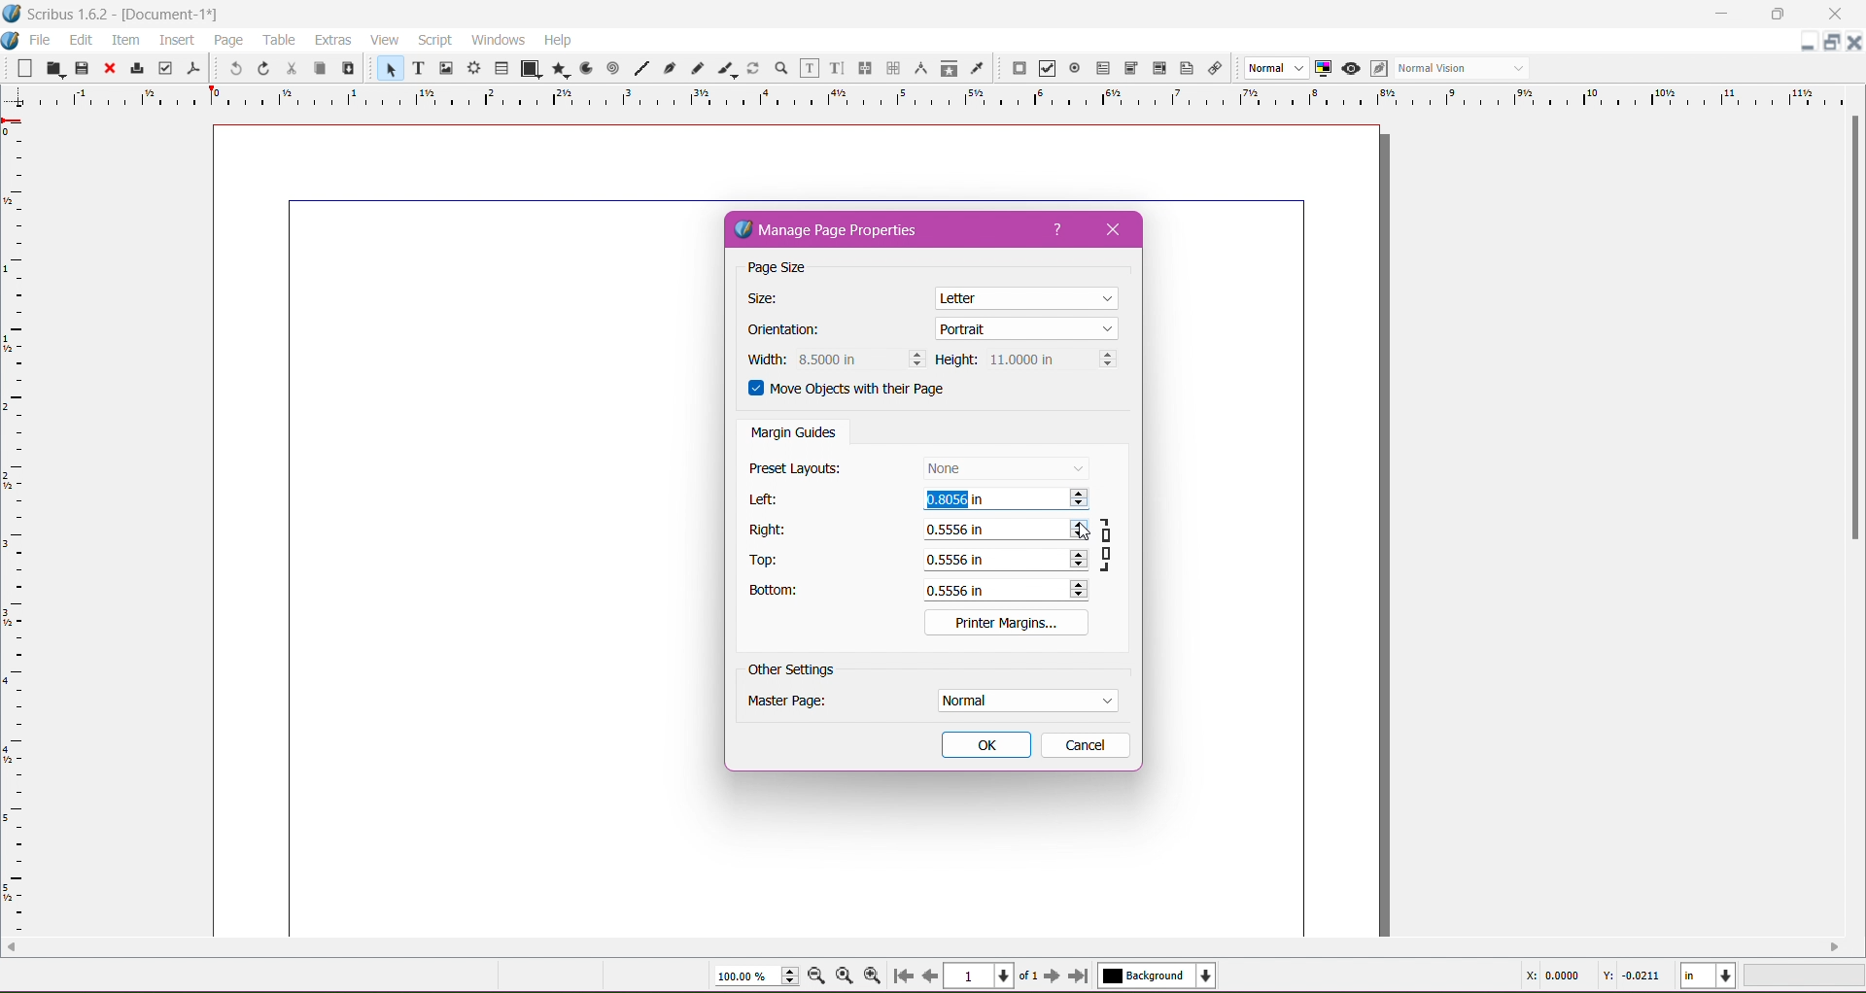 The image size is (1866, 993). What do you see at coordinates (1004, 531) in the screenshot?
I see `Set right margin` at bounding box center [1004, 531].